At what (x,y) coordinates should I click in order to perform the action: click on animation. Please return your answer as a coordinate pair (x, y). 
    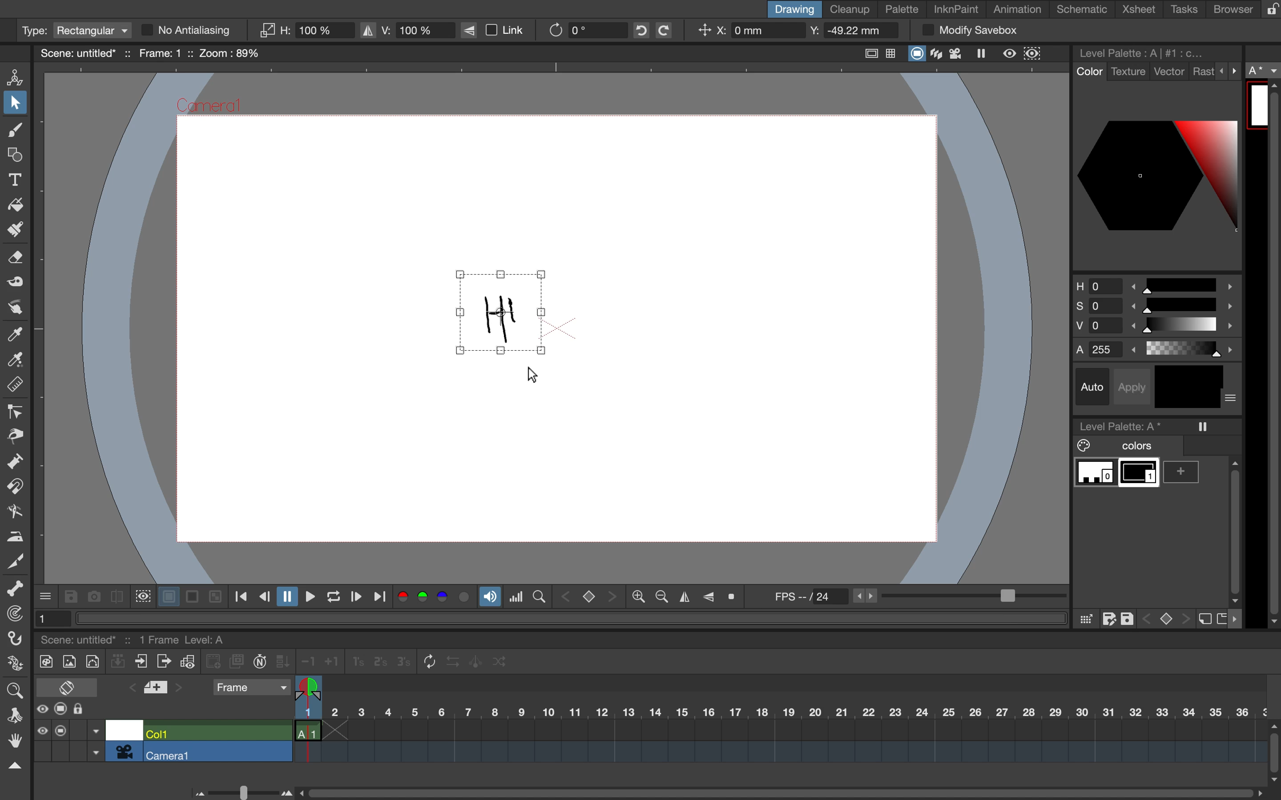
    Looking at the image, I should click on (1022, 10).